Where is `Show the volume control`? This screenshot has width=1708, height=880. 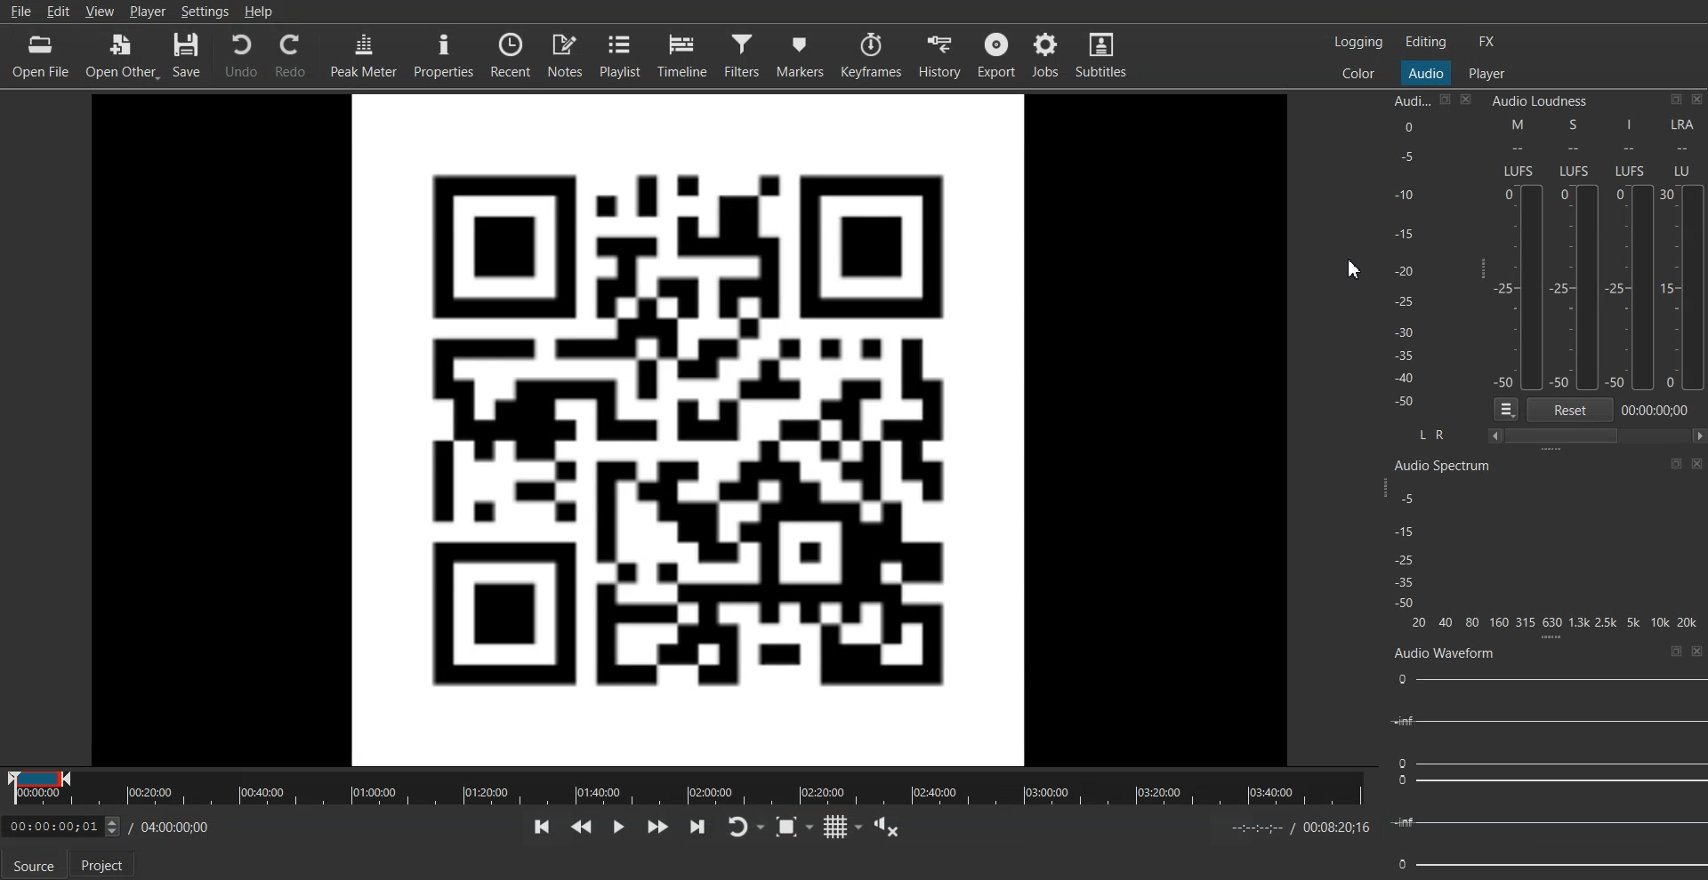
Show the volume control is located at coordinates (885, 827).